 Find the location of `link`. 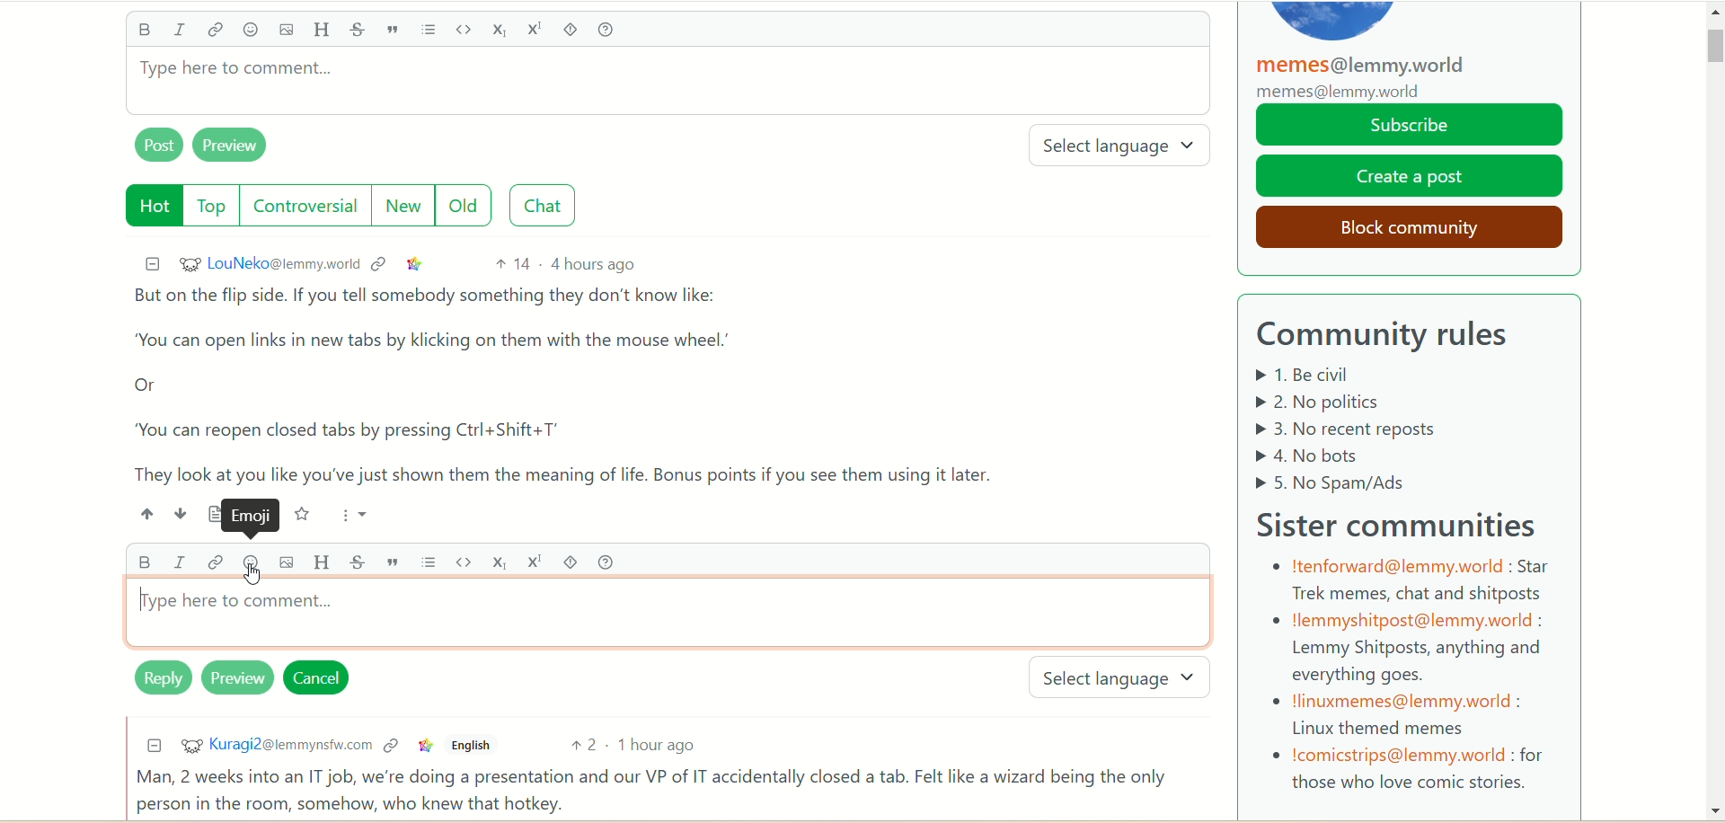

link is located at coordinates (415, 263).